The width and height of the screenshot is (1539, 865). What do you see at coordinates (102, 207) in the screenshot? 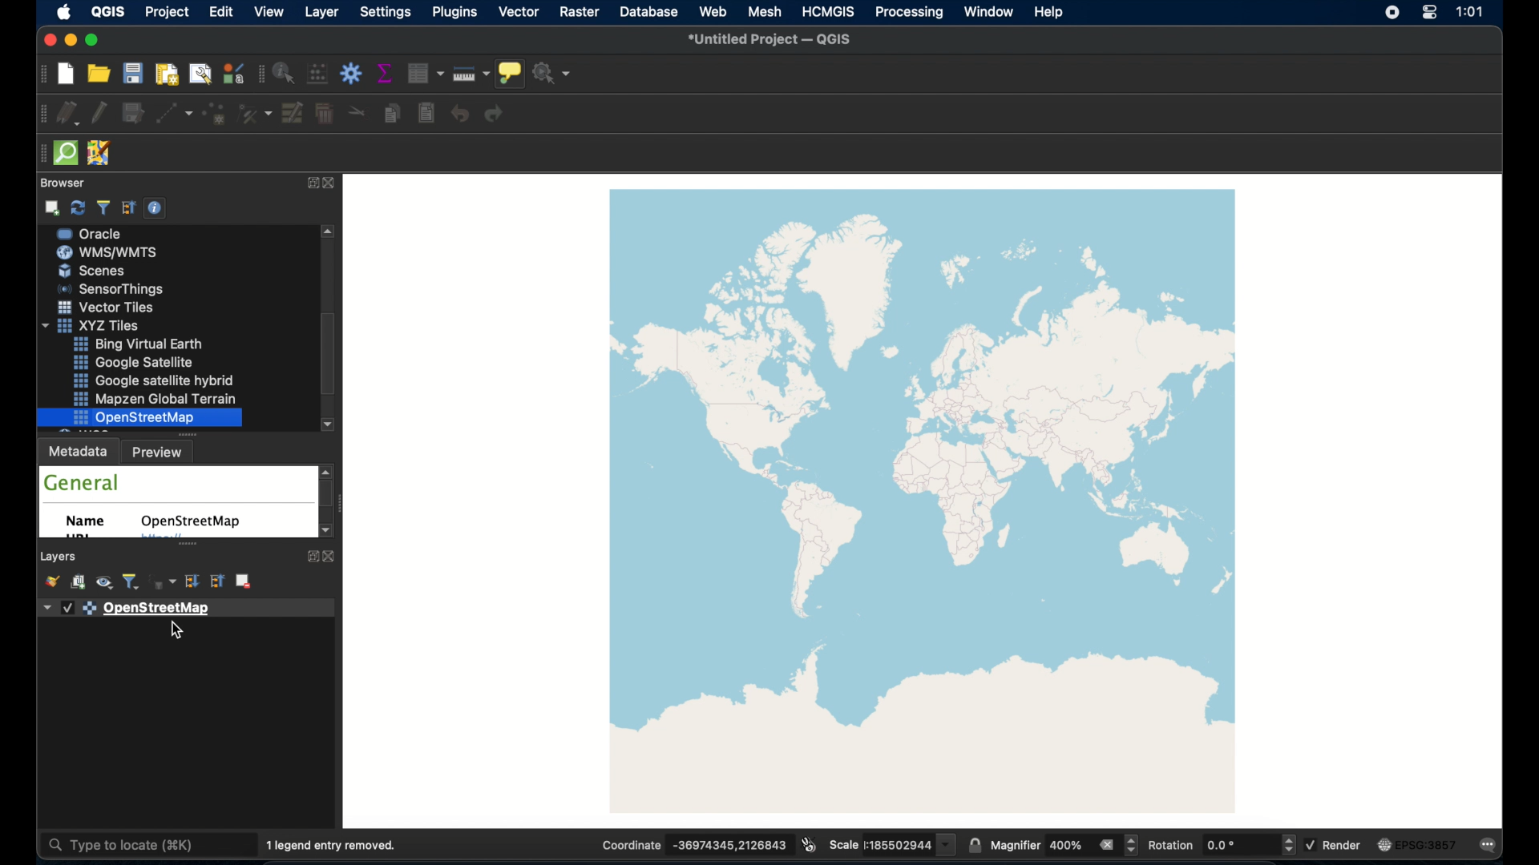
I see `filter browser` at bounding box center [102, 207].